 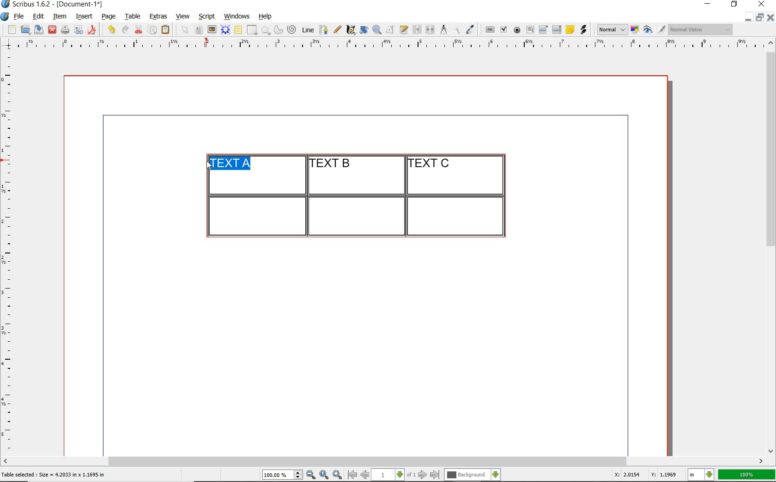 What do you see at coordinates (20, 17) in the screenshot?
I see `file` at bounding box center [20, 17].